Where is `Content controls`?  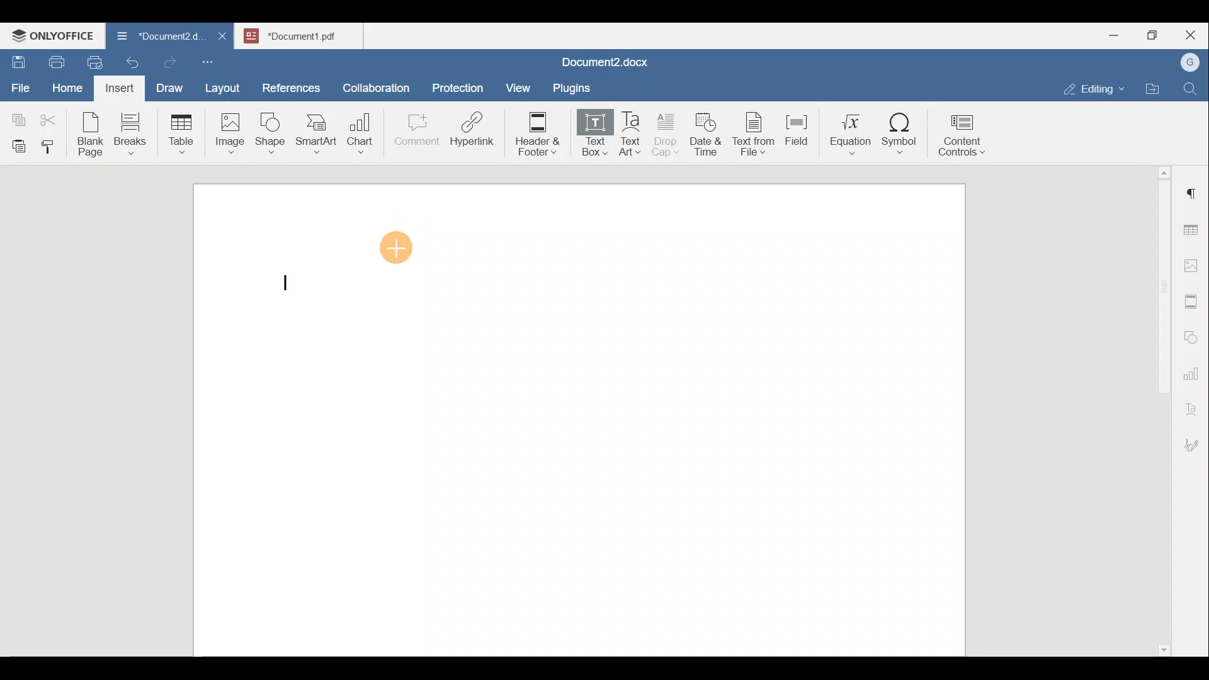 Content controls is located at coordinates (964, 139).